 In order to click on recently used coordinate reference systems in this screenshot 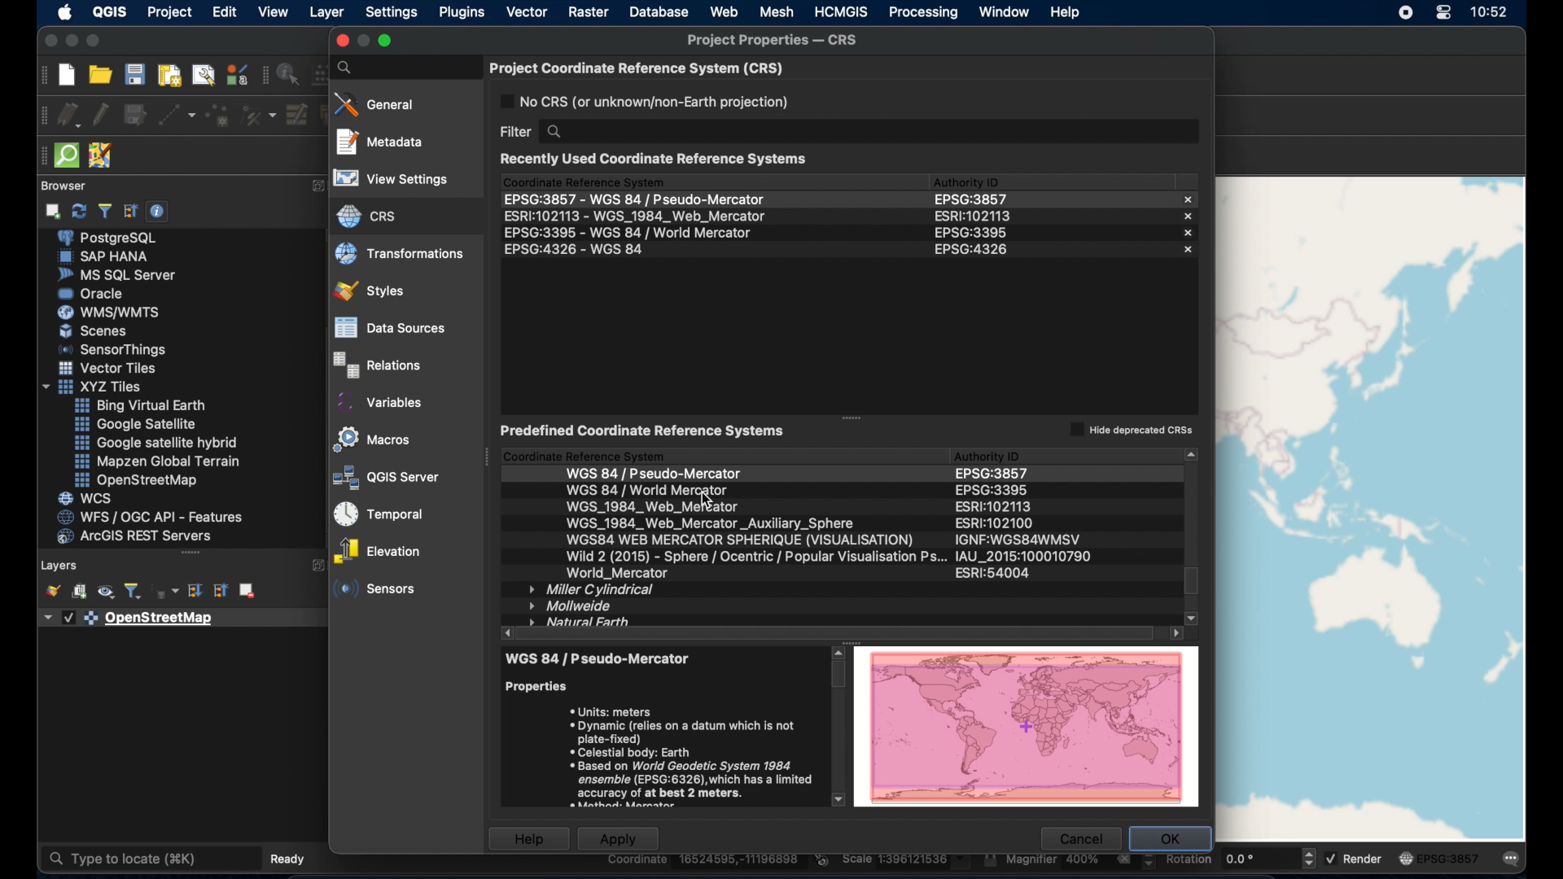, I will do `click(656, 160)`.